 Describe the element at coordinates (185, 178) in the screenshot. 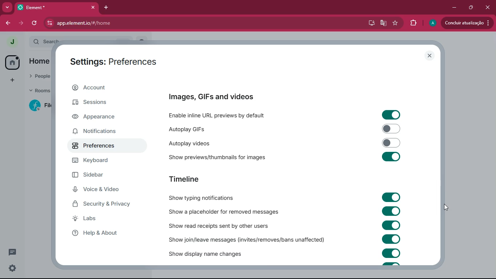

I see `timeline` at that location.